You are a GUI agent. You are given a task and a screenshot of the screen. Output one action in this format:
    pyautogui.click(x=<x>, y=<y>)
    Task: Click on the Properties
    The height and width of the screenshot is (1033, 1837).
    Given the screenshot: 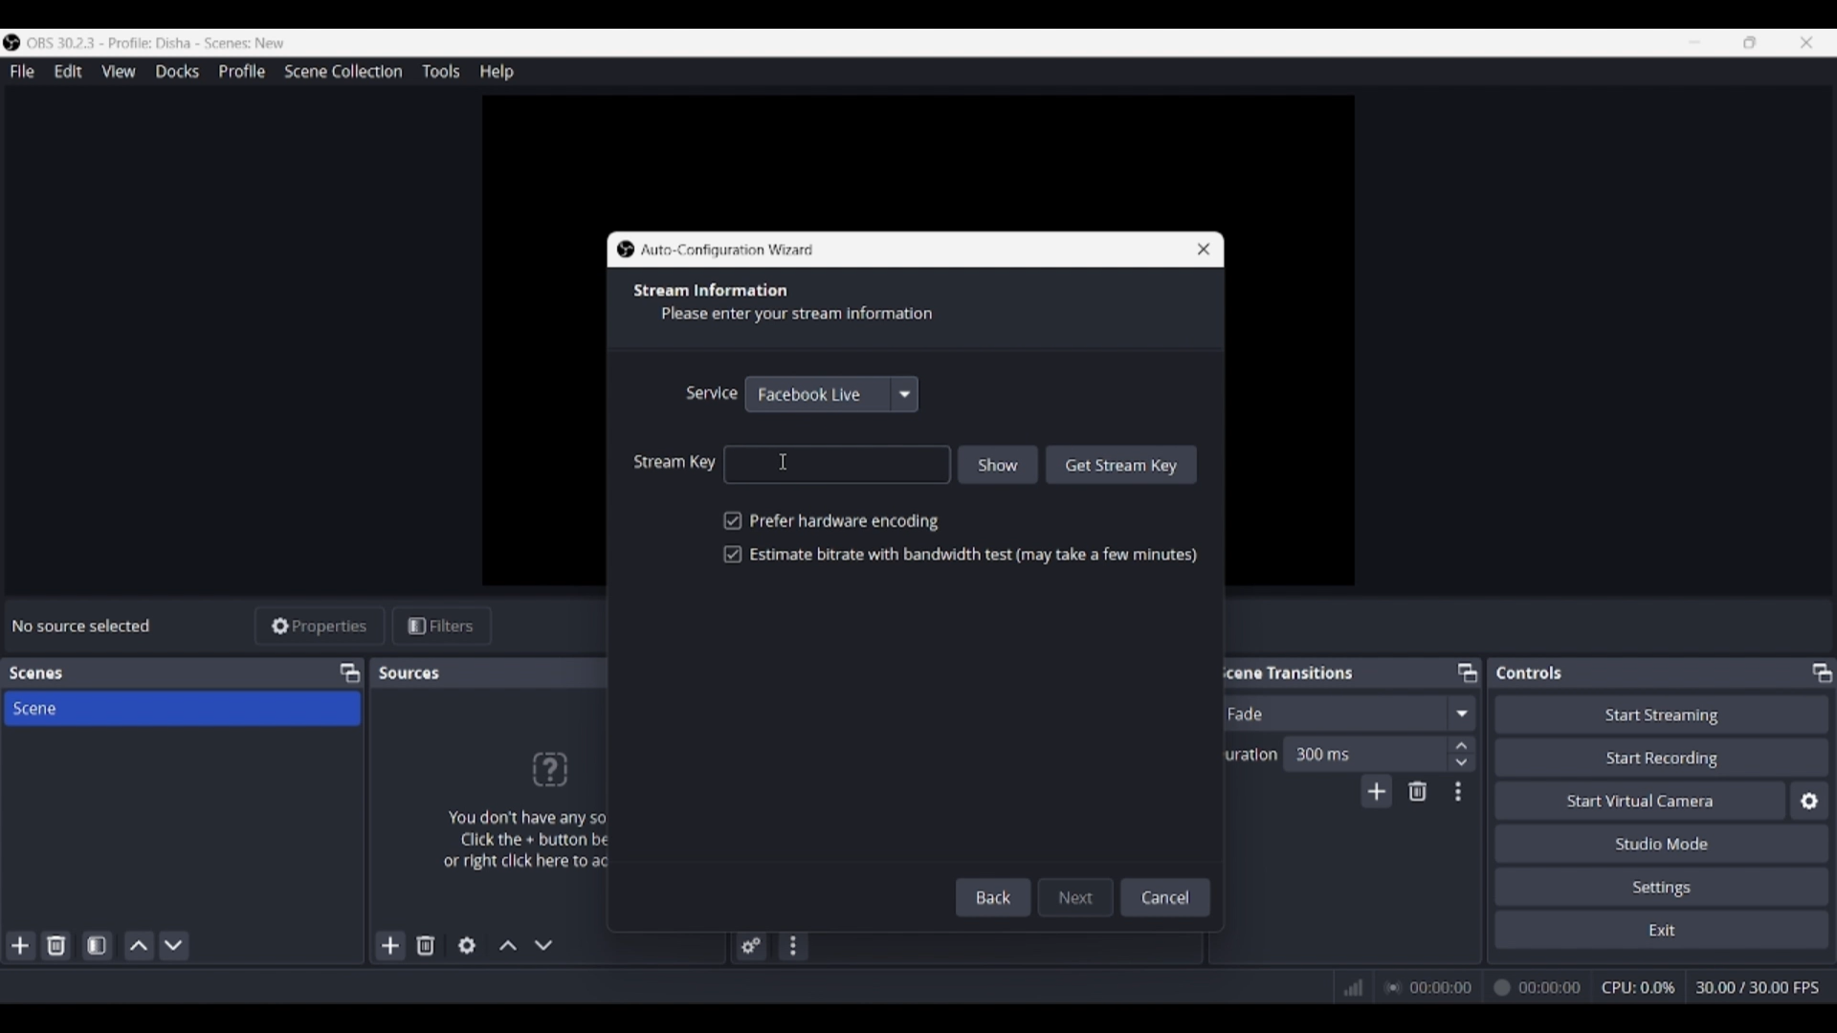 What is the action you would take?
    pyautogui.click(x=321, y=626)
    